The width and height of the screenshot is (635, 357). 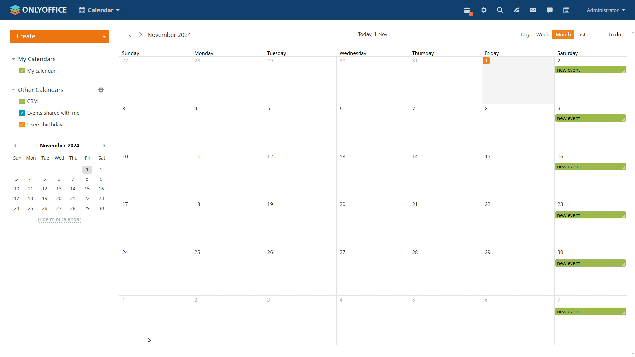 I want to click on administrator, so click(x=606, y=10).